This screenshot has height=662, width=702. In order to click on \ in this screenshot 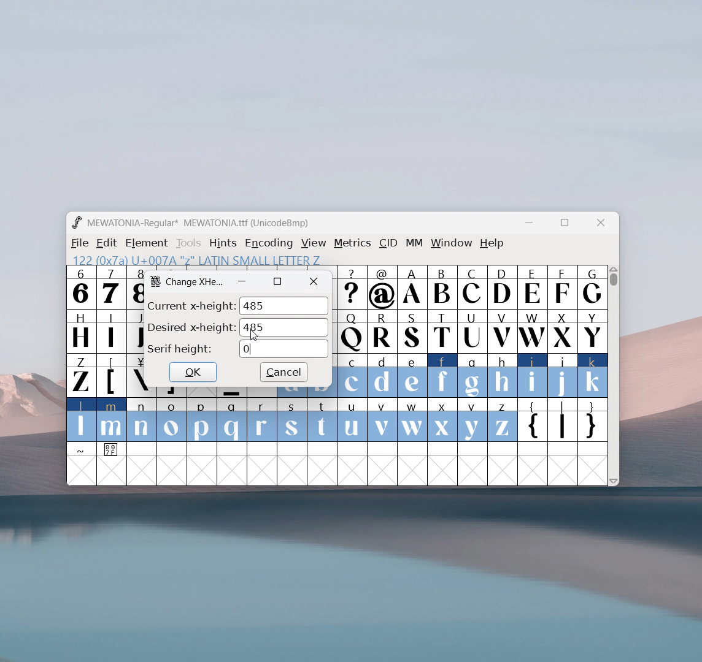, I will do `click(136, 376)`.